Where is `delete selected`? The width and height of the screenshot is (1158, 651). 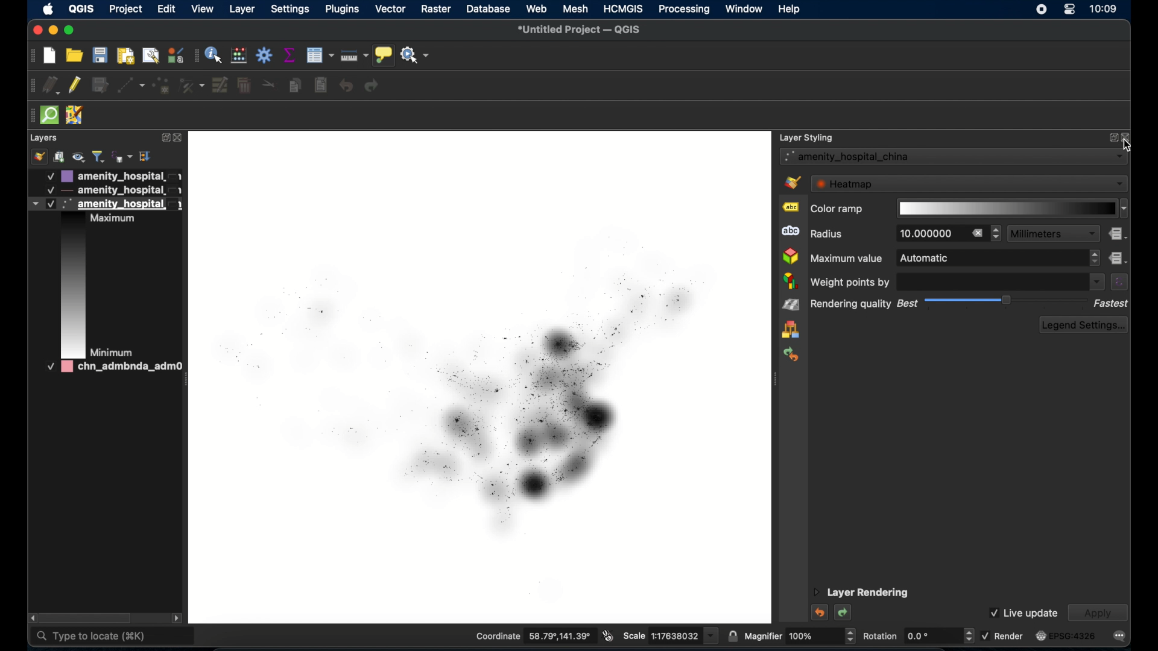 delete selected is located at coordinates (320, 86).